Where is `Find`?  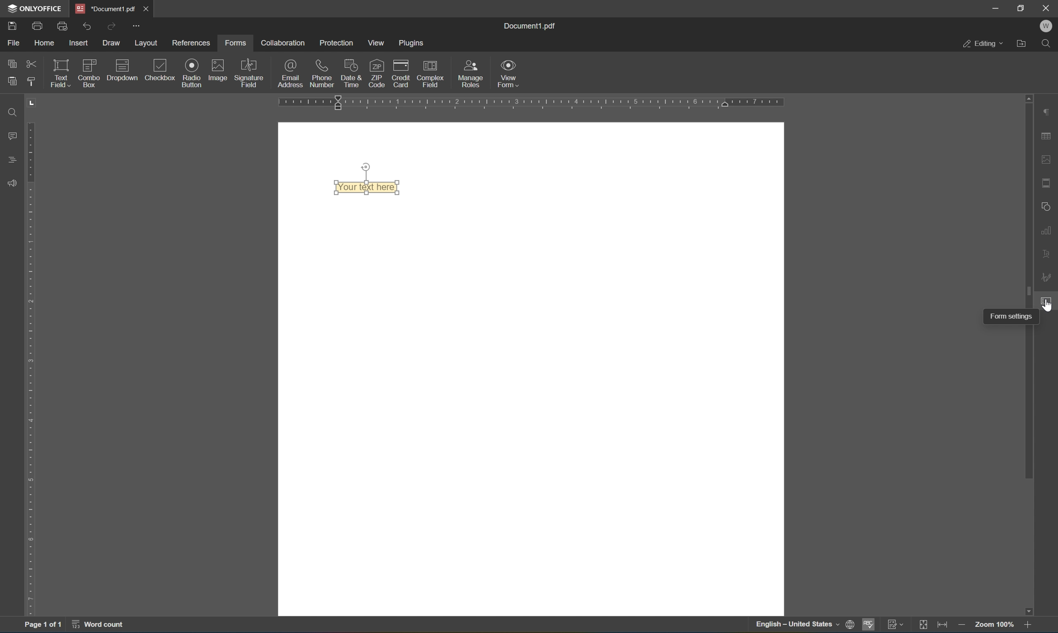 Find is located at coordinates (1049, 44).